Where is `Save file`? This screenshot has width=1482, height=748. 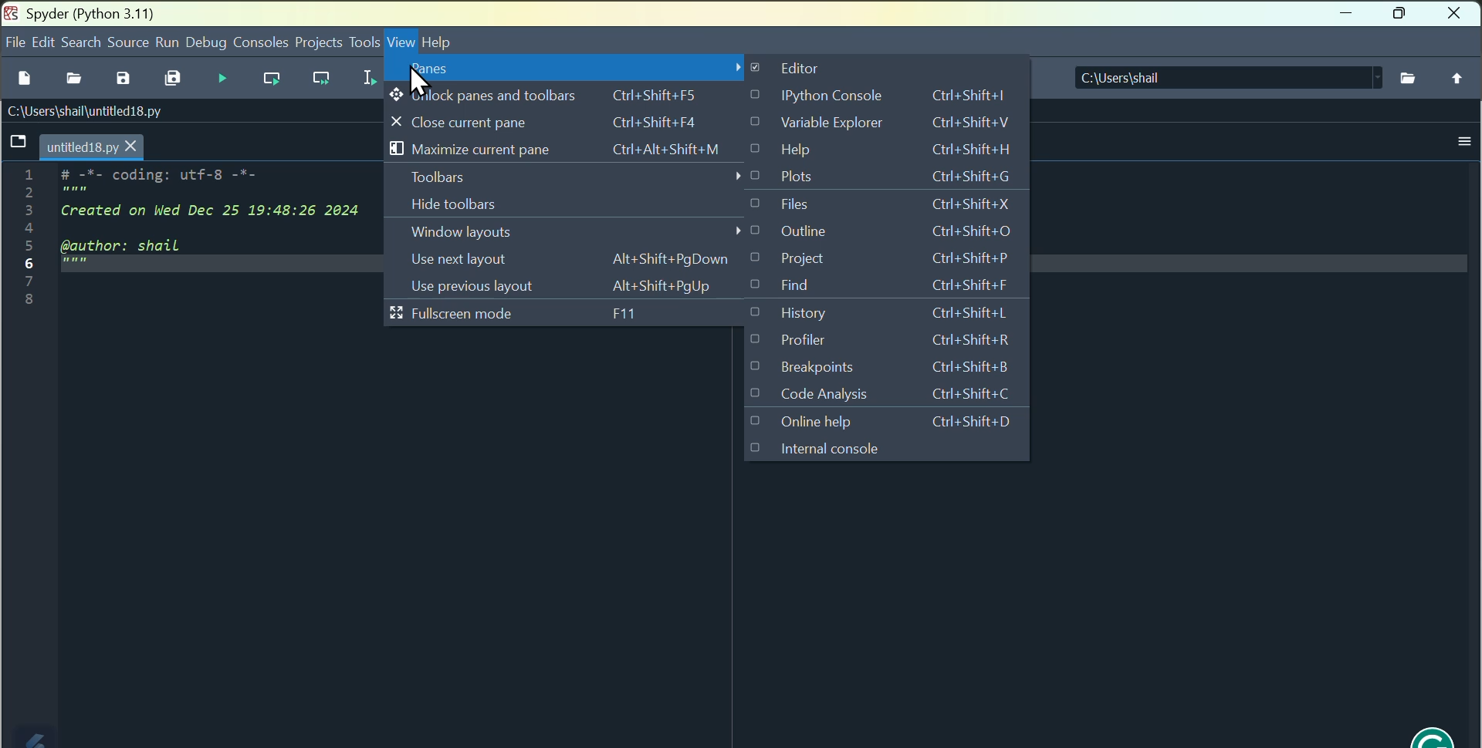
Save file is located at coordinates (123, 79).